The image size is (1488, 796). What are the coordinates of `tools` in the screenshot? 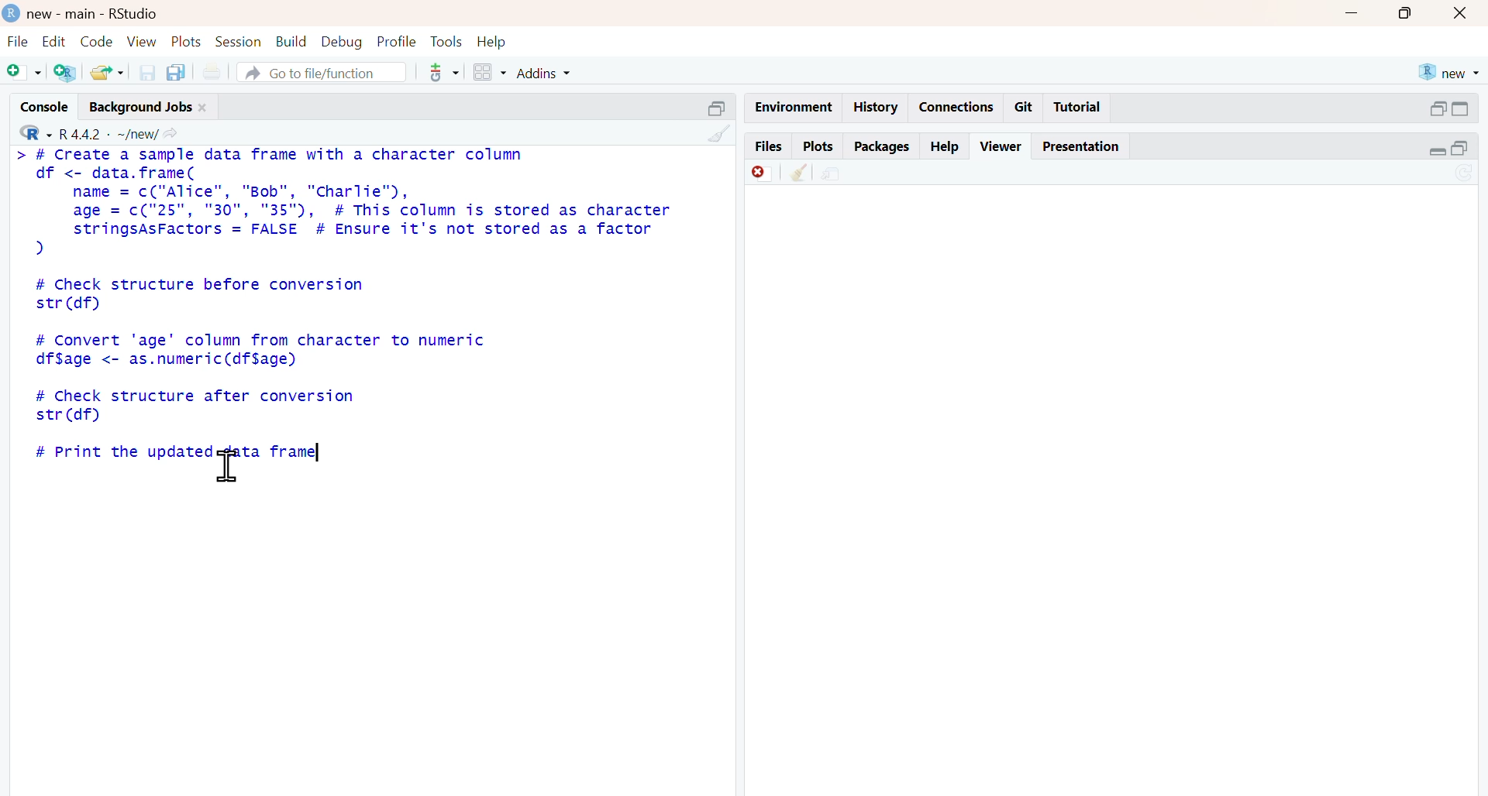 It's located at (449, 42).